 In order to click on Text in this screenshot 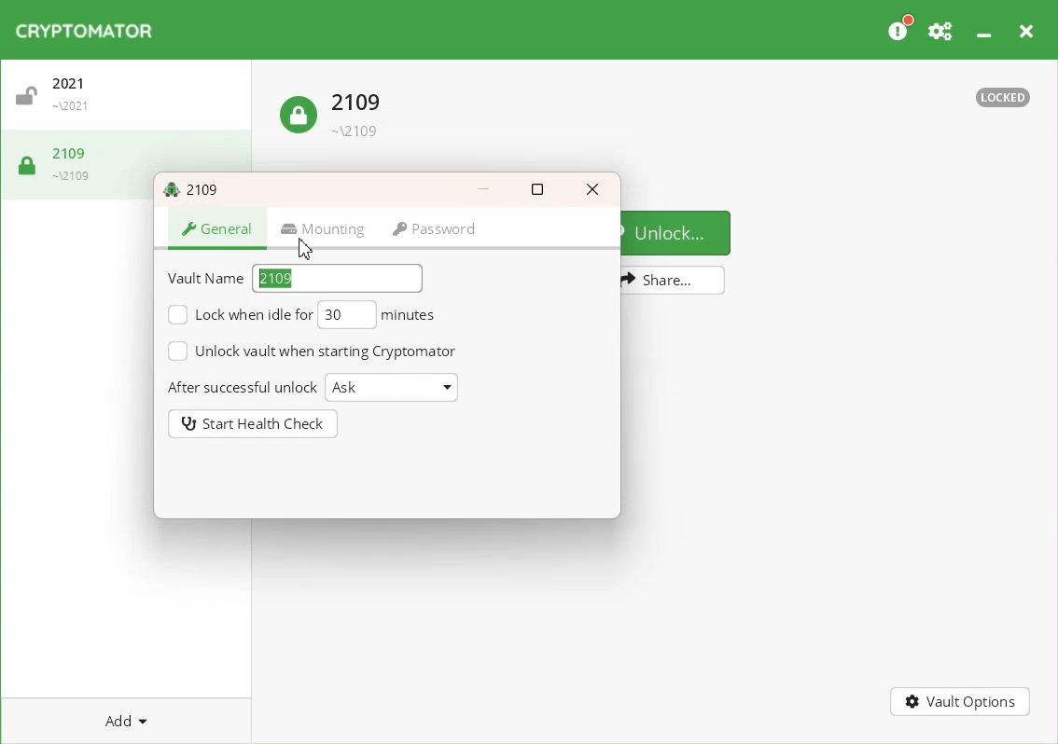, I will do `click(195, 187)`.